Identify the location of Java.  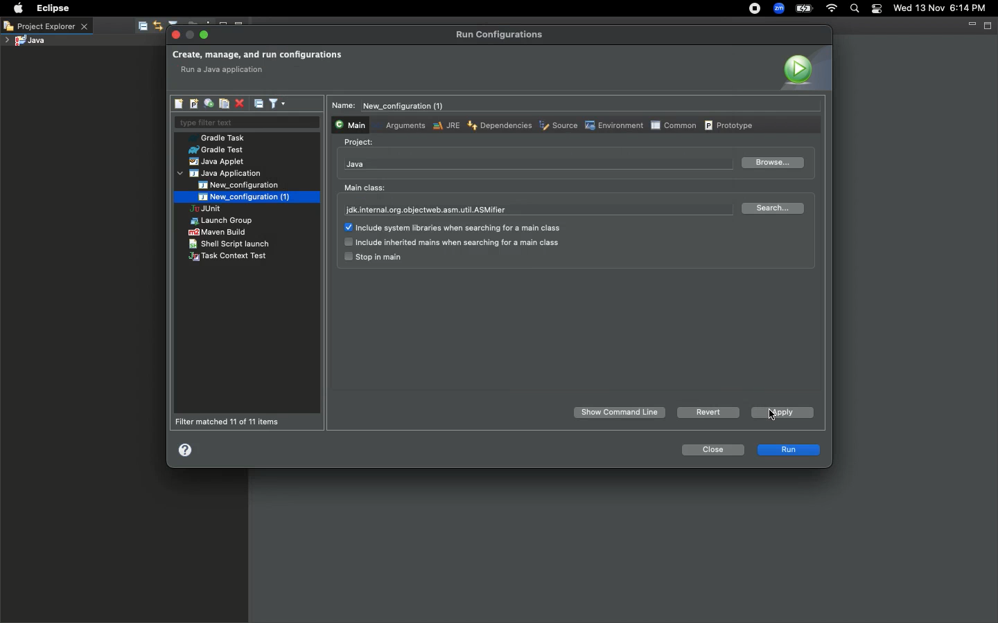
(356, 164).